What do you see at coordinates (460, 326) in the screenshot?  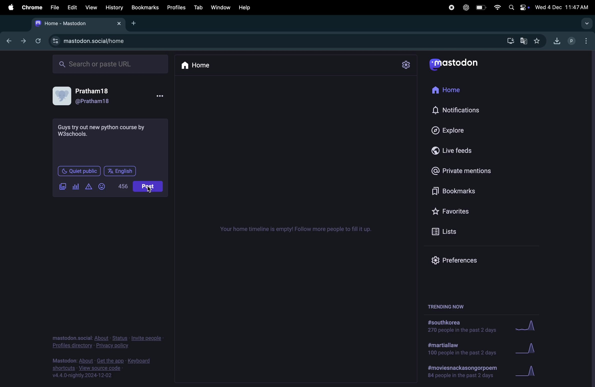 I see `#south korea` at bounding box center [460, 326].